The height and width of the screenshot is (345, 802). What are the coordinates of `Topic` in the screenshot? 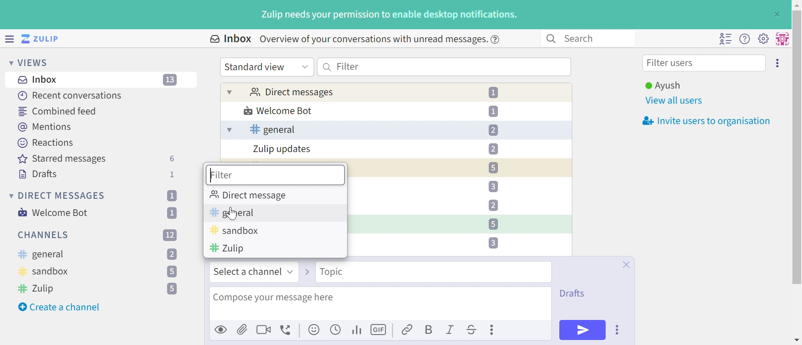 It's located at (331, 271).